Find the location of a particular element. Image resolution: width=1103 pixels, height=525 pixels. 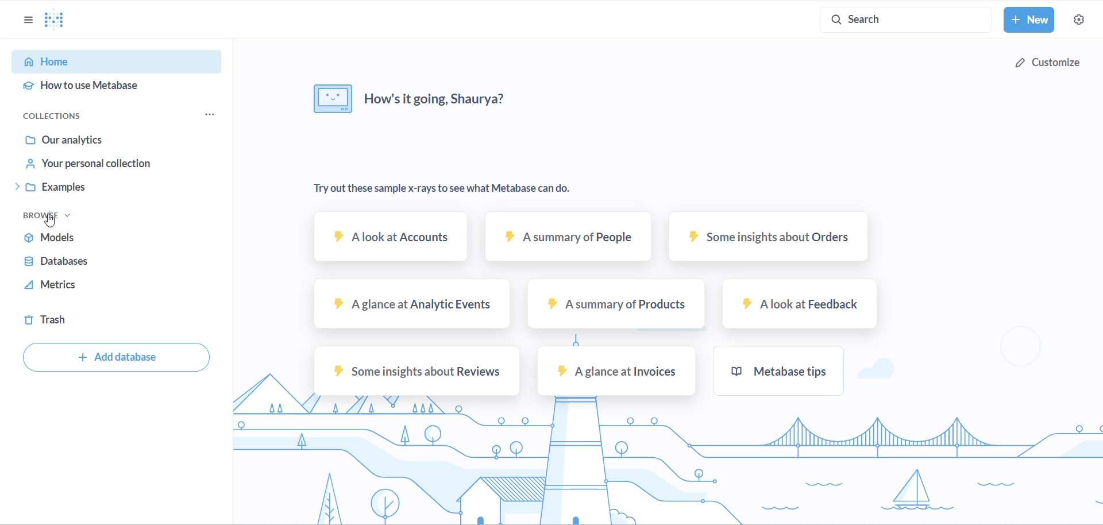

A look at feedback is located at coordinates (798, 309).